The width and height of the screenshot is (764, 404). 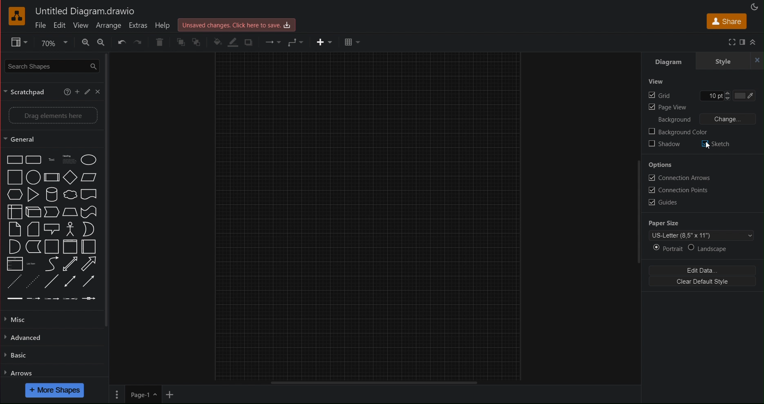 I want to click on list, so click(x=15, y=264).